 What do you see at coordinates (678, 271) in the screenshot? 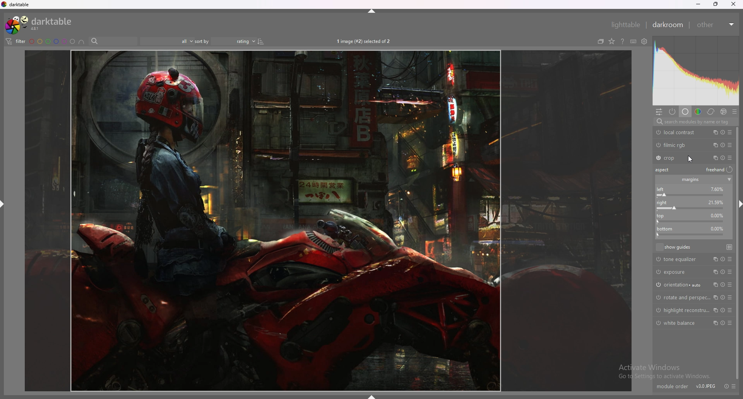
I see `exposure` at bounding box center [678, 271].